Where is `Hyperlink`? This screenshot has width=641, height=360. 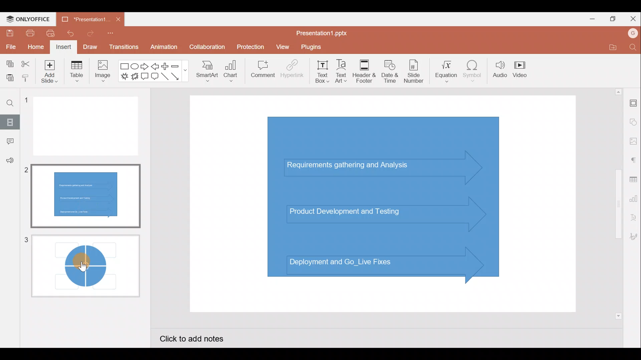 Hyperlink is located at coordinates (292, 71).